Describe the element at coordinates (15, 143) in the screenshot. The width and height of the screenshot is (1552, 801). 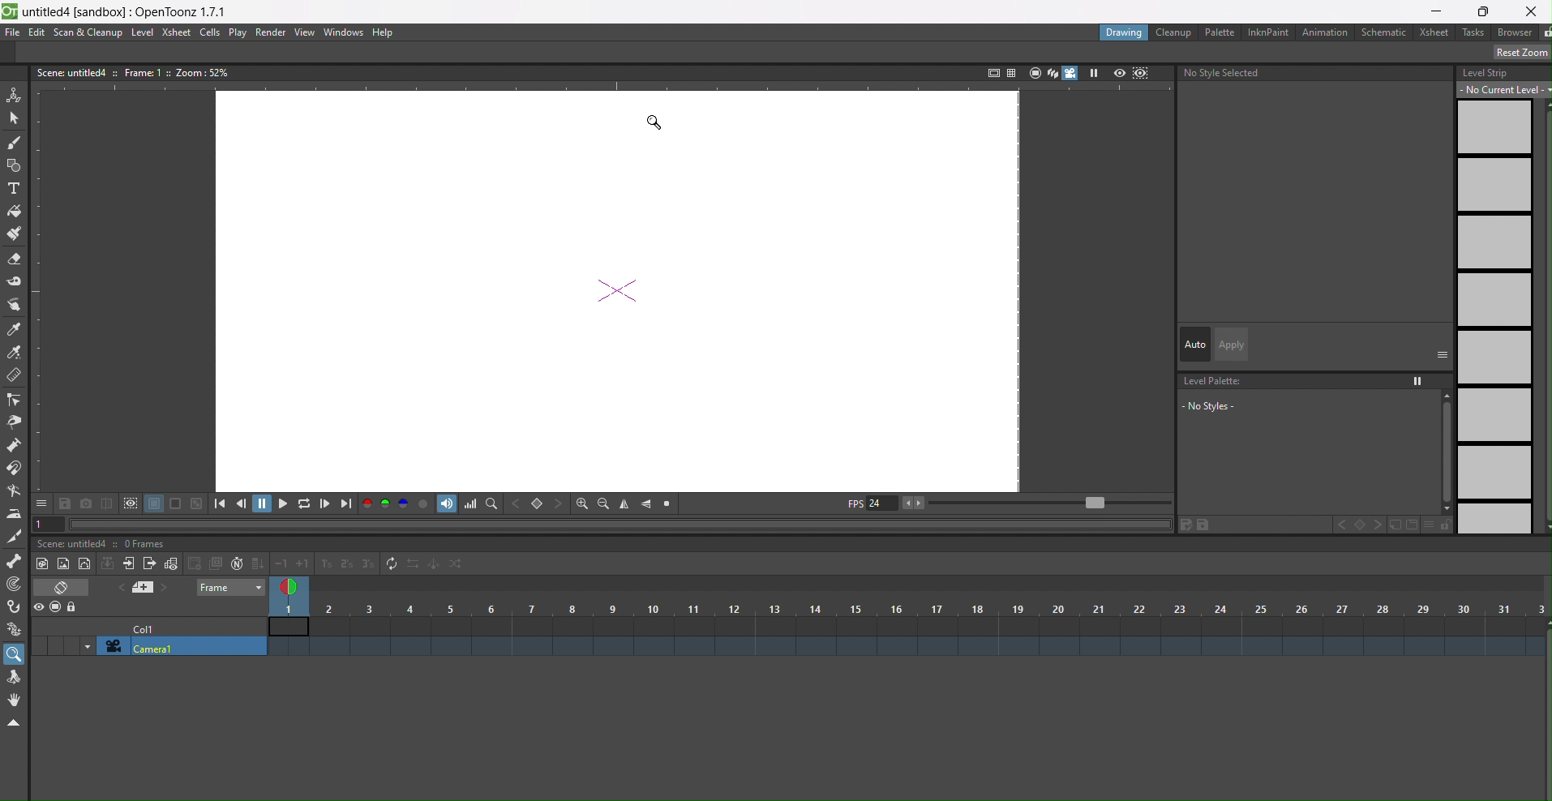
I see `brush tool` at that location.